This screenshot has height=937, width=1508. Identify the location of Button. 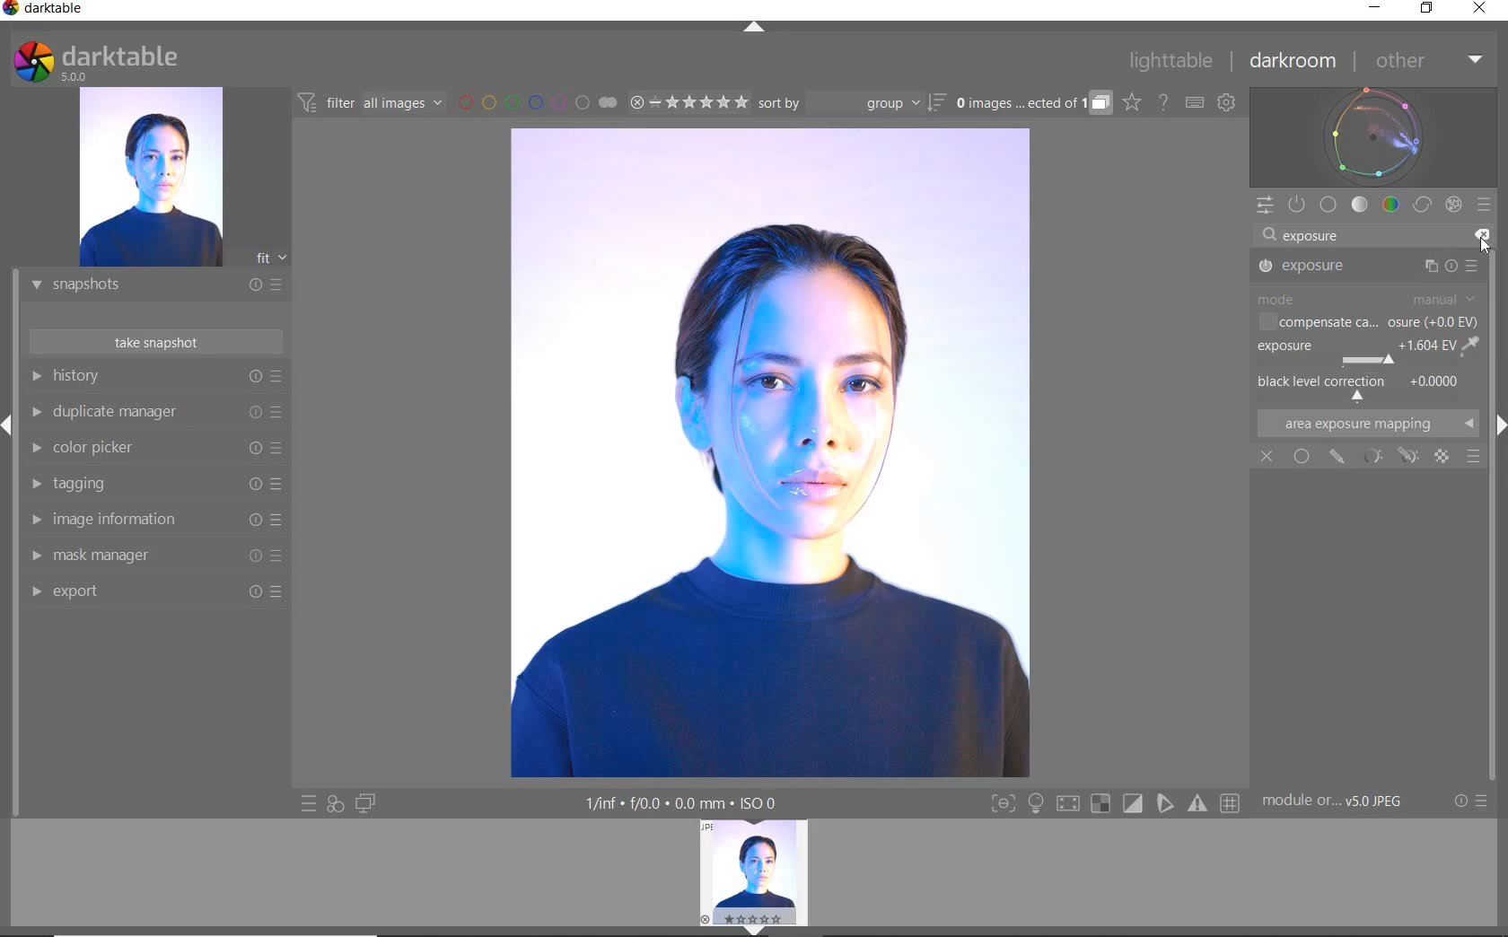
(1003, 805).